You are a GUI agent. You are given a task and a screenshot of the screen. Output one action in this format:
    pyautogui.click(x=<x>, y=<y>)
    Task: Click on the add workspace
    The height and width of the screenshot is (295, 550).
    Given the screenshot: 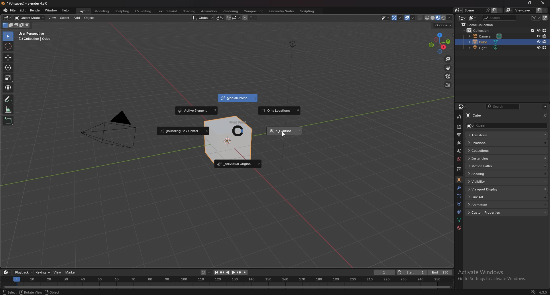 What is the action you would take?
    pyautogui.click(x=320, y=11)
    